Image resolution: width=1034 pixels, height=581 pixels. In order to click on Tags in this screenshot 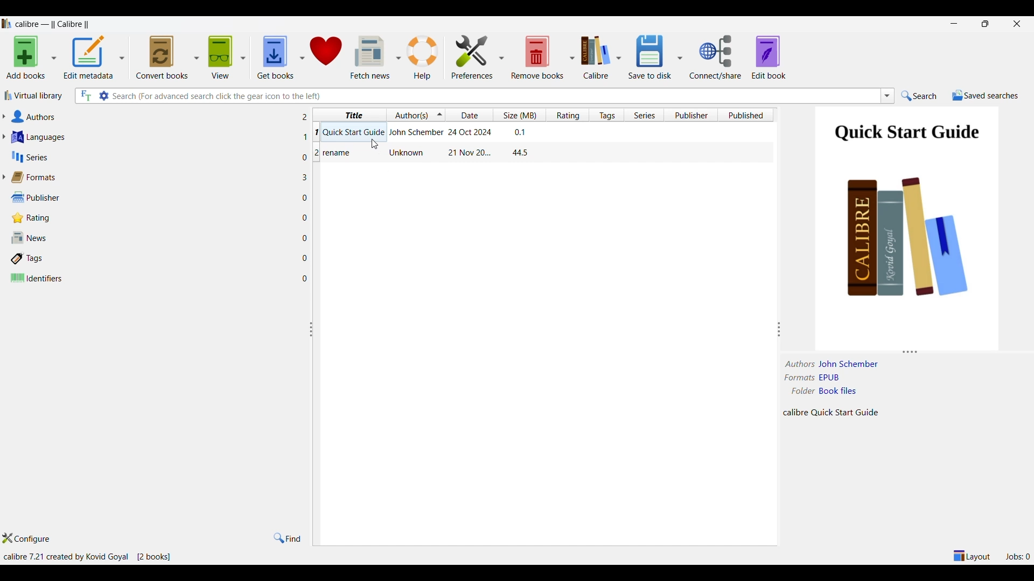, I will do `click(154, 259)`.